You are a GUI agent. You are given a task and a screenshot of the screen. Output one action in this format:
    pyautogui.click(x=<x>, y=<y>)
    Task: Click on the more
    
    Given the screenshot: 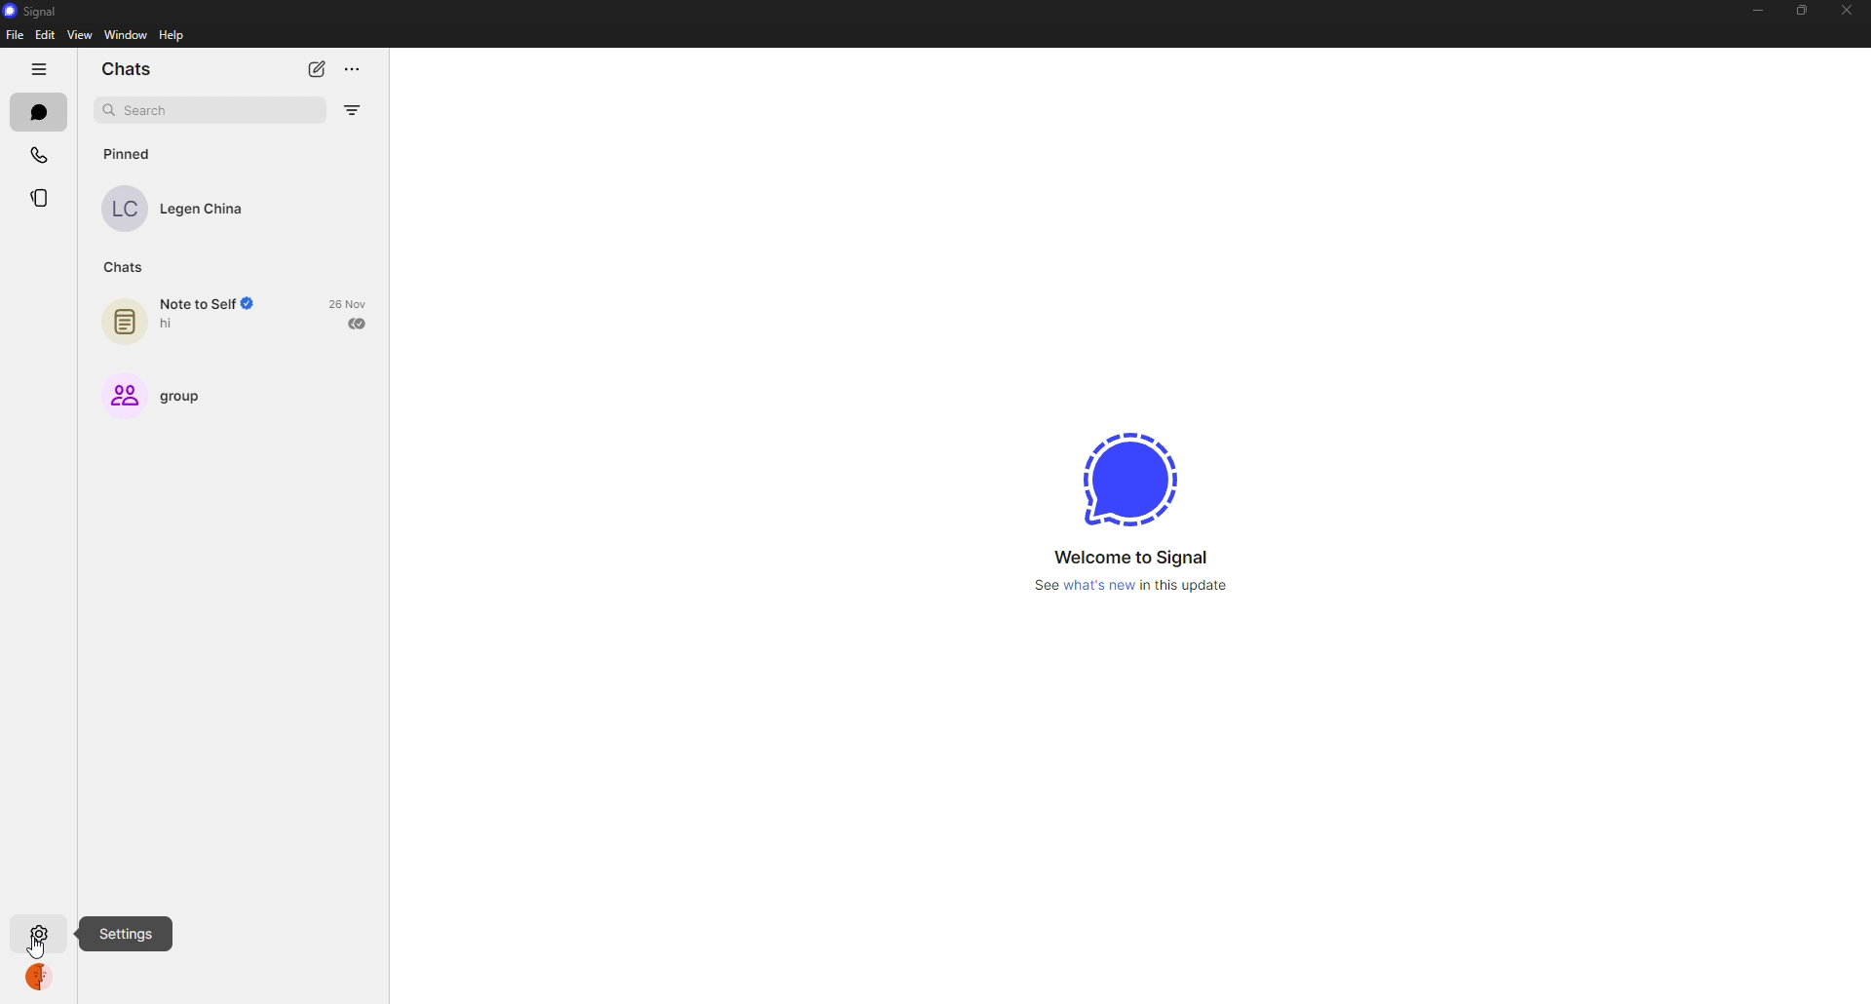 What is the action you would take?
    pyautogui.click(x=355, y=66)
    